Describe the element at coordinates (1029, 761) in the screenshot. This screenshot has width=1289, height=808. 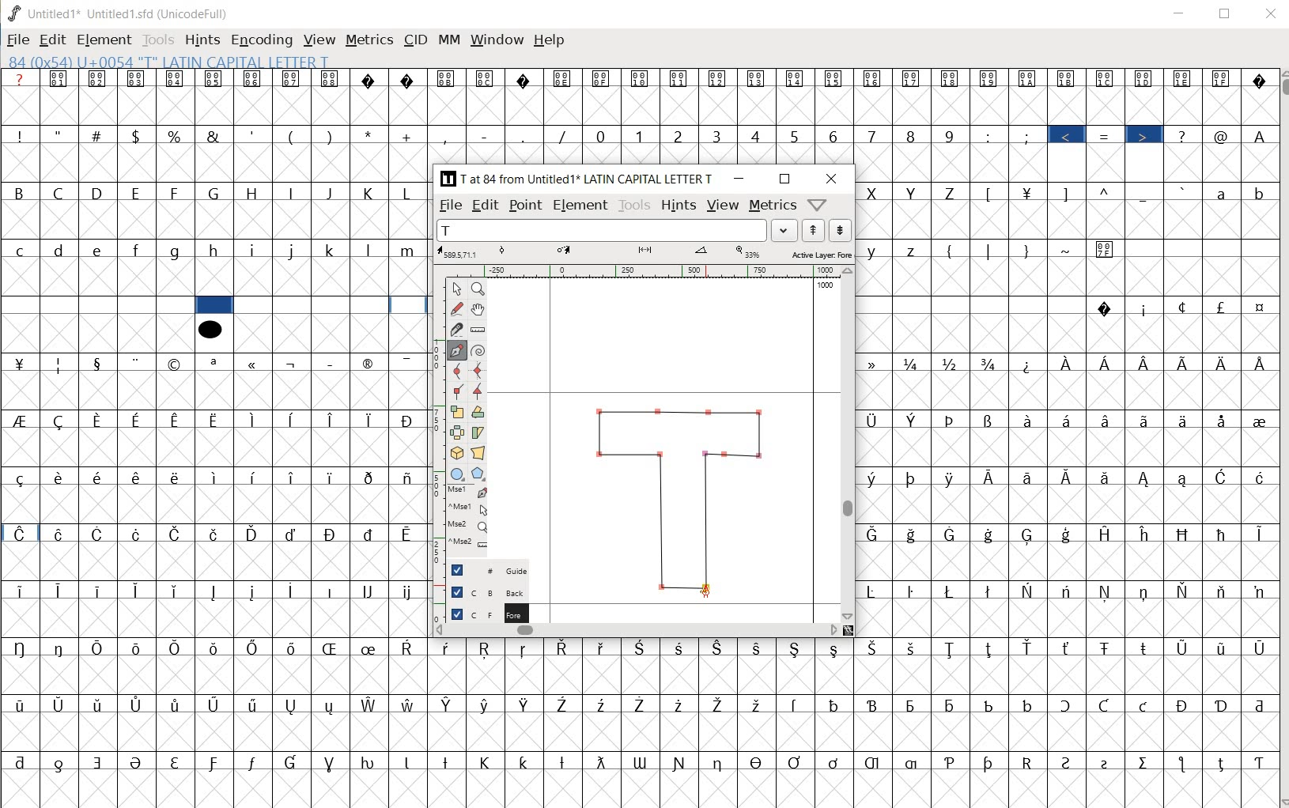
I see `Symbol` at that location.